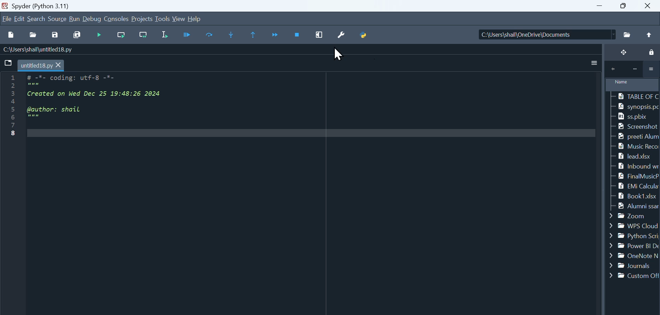 Image resolution: width=660 pixels, height=315 pixels. Describe the element at coordinates (628, 35) in the screenshot. I see `open directory` at that location.